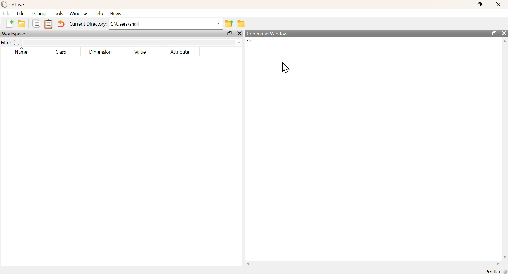 This screenshot has width=508, height=274. What do you see at coordinates (21, 14) in the screenshot?
I see `edit` at bounding box center [21, 14].